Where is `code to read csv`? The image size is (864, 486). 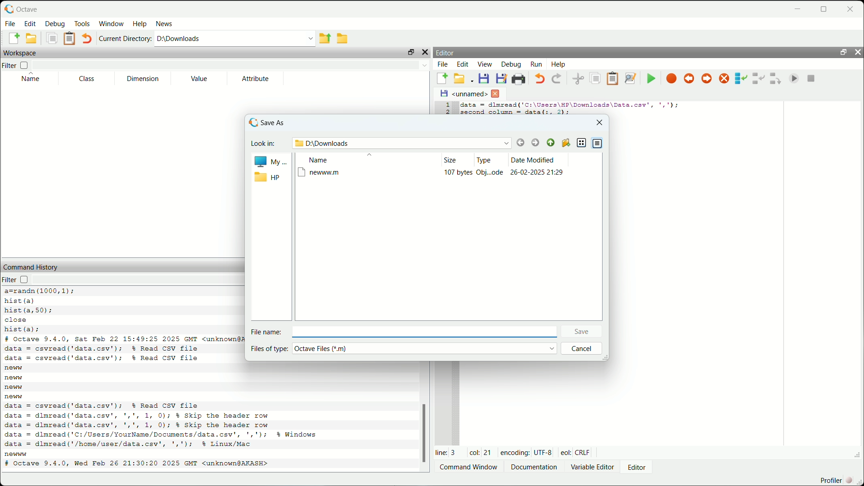
code to read csv is located at coordinates (117, 353).